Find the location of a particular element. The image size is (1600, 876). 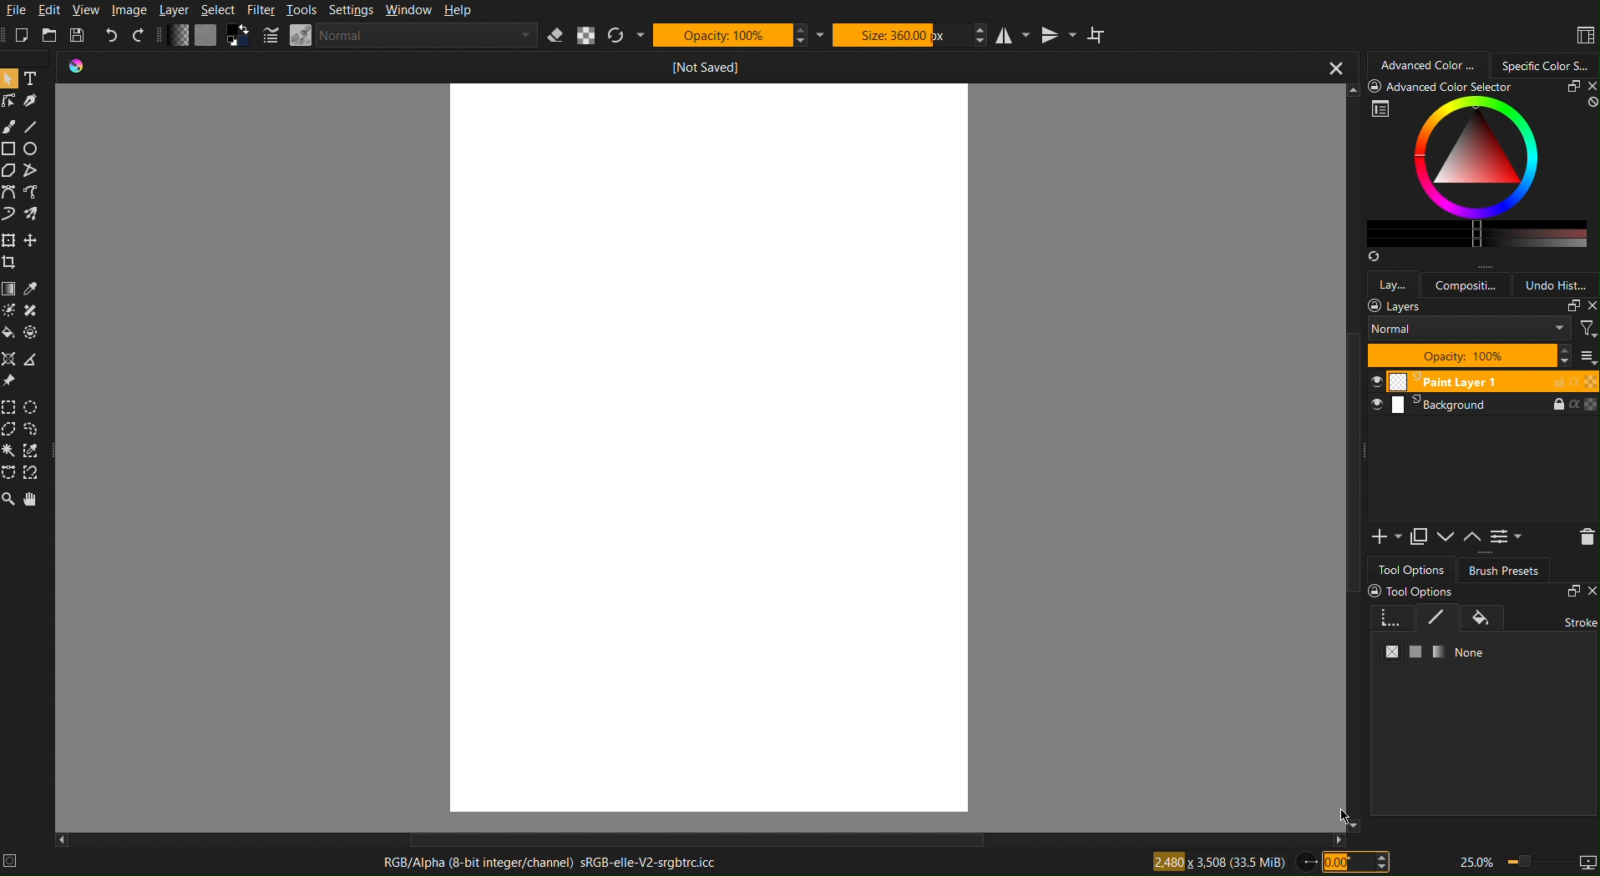

Delete is located at coordinates (1584, 537).